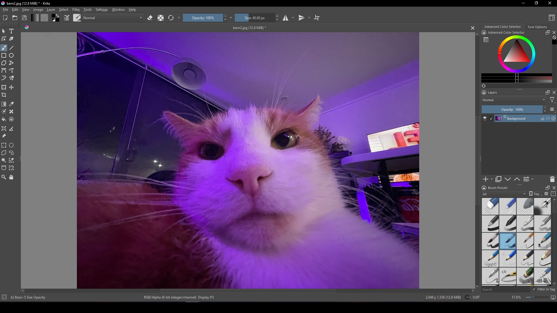 Image resolution: width=557 pixels, height=313 pixels. Describe the element at coordinates (11, 87) in the screenshot. I see `Move a layer` at that location.